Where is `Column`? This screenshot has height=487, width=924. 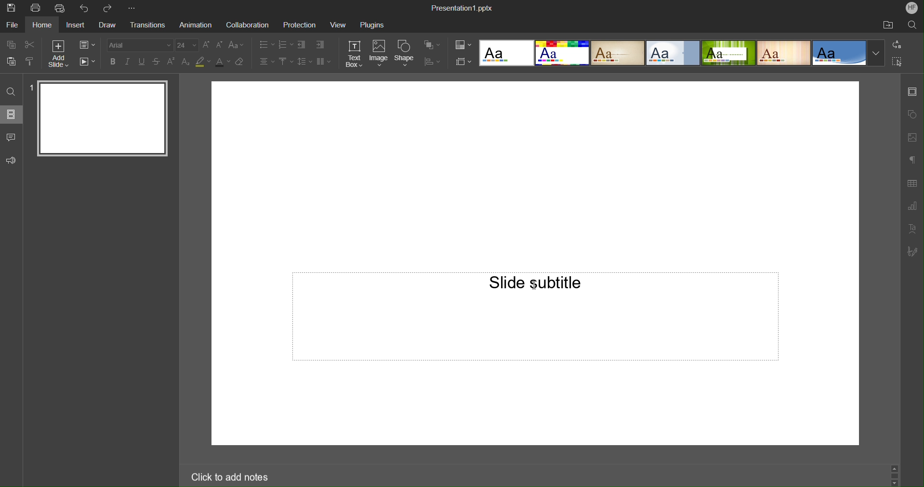 Column is located at coordinates (324, 62).